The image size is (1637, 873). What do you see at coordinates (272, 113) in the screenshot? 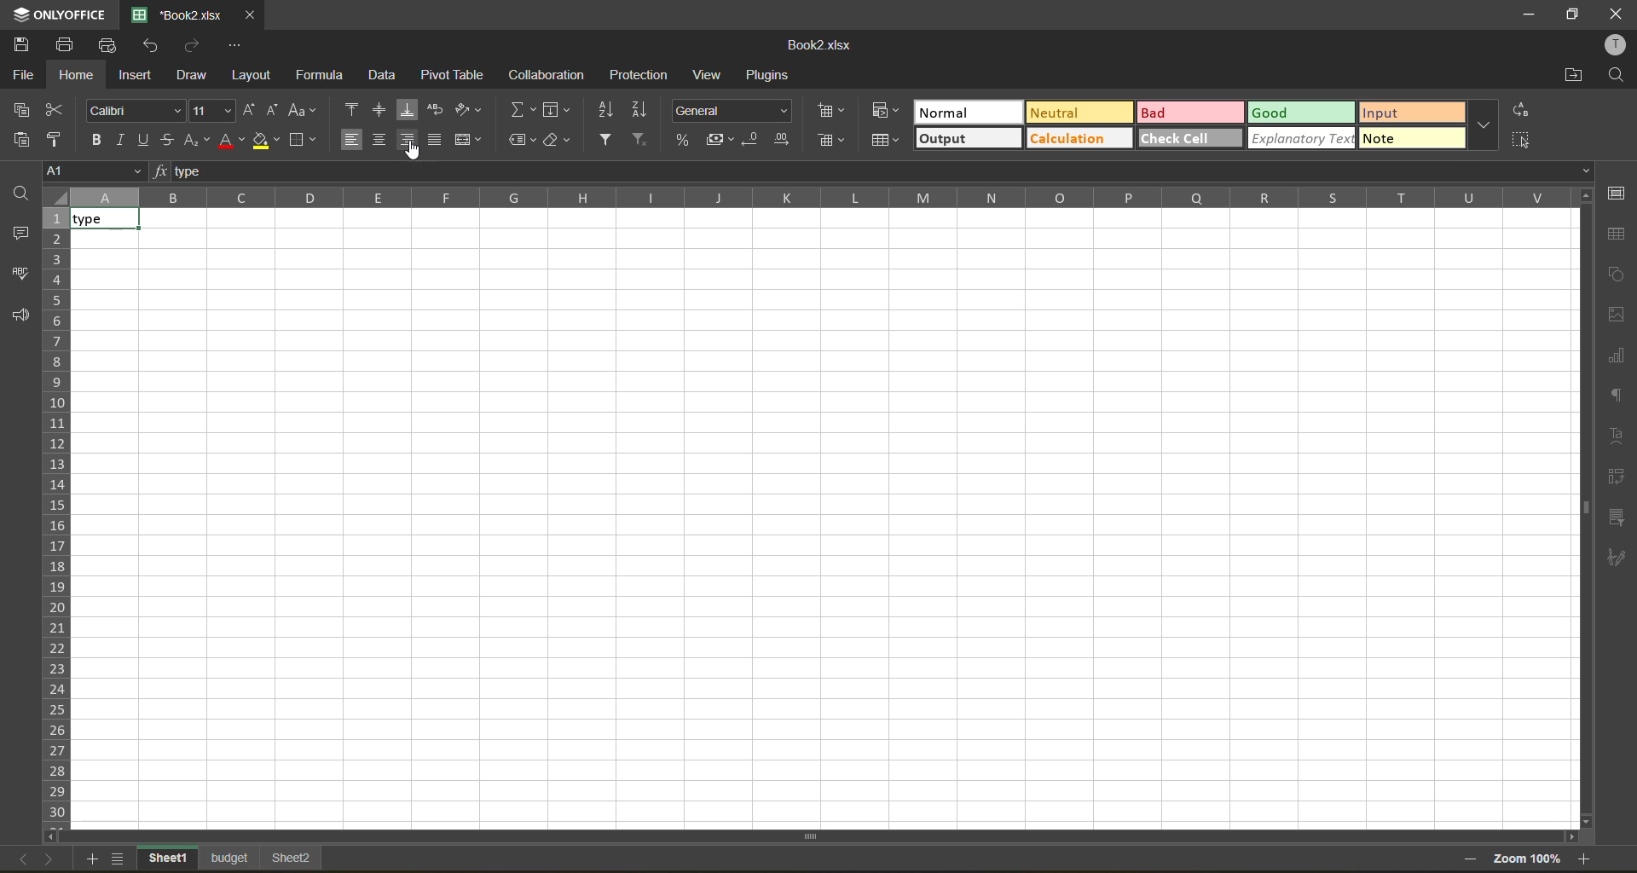
I see `decrement size` at bounding box center [272, 113].